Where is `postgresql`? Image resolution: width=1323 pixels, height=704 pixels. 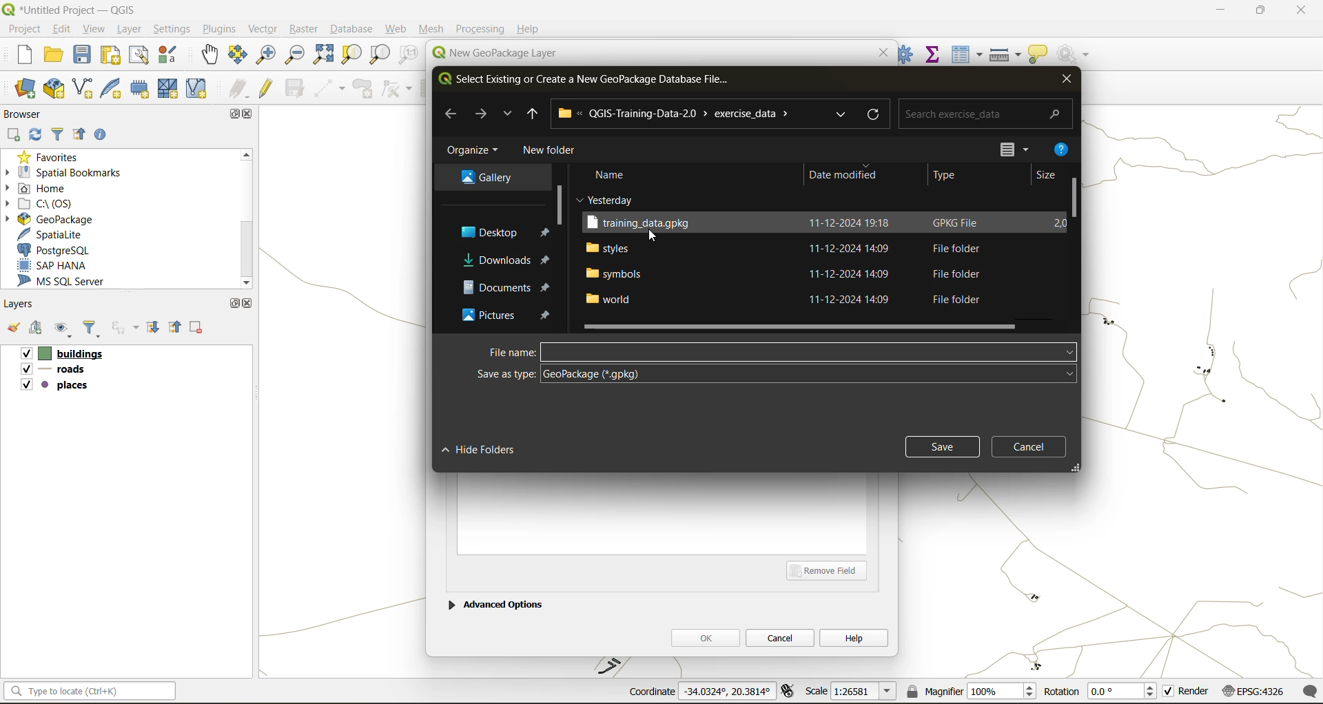 postgresql is located at coordinates (64, 250).